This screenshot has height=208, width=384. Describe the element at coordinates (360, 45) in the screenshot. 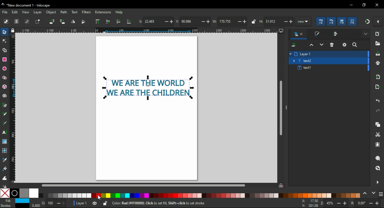

I see `search bar` at that location.